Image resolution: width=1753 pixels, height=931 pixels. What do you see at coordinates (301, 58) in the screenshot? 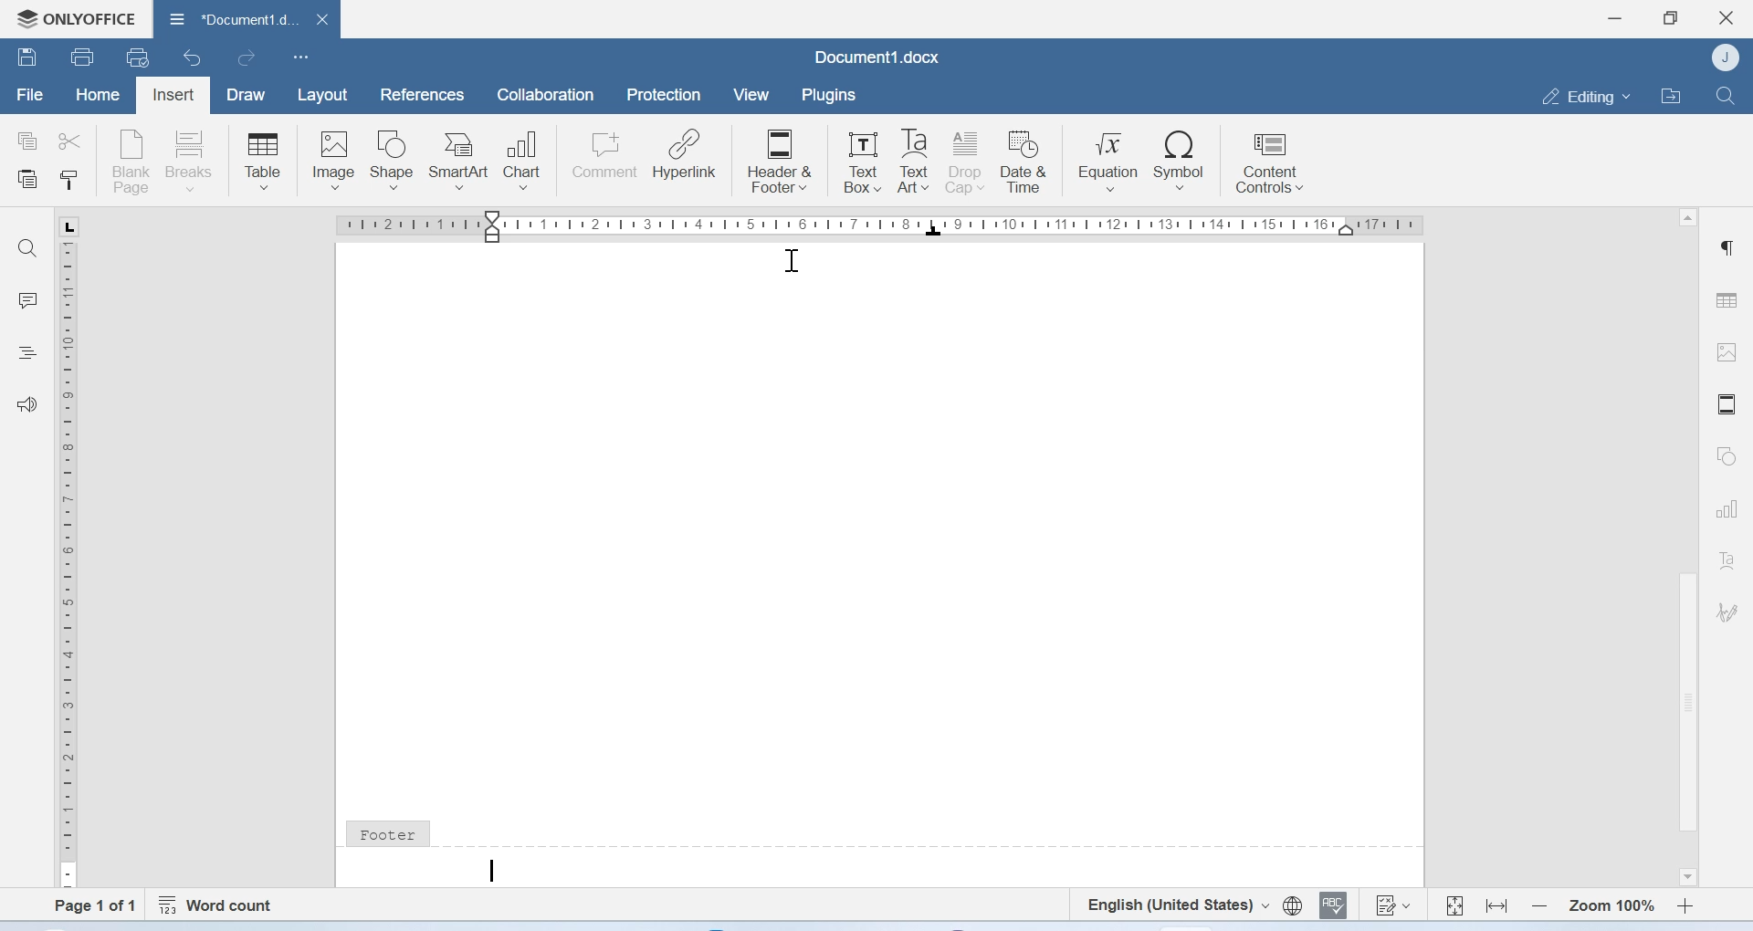
I see `Customize Quick Access Toolbar` at bounding box center [301, 58].